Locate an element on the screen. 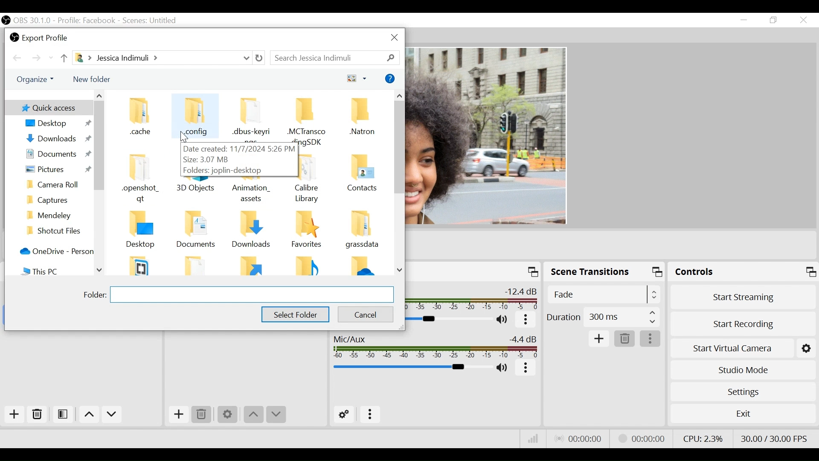 The image size is (819, 461). OBS Studio Desktop Icon is located at coordinates (6, 20).